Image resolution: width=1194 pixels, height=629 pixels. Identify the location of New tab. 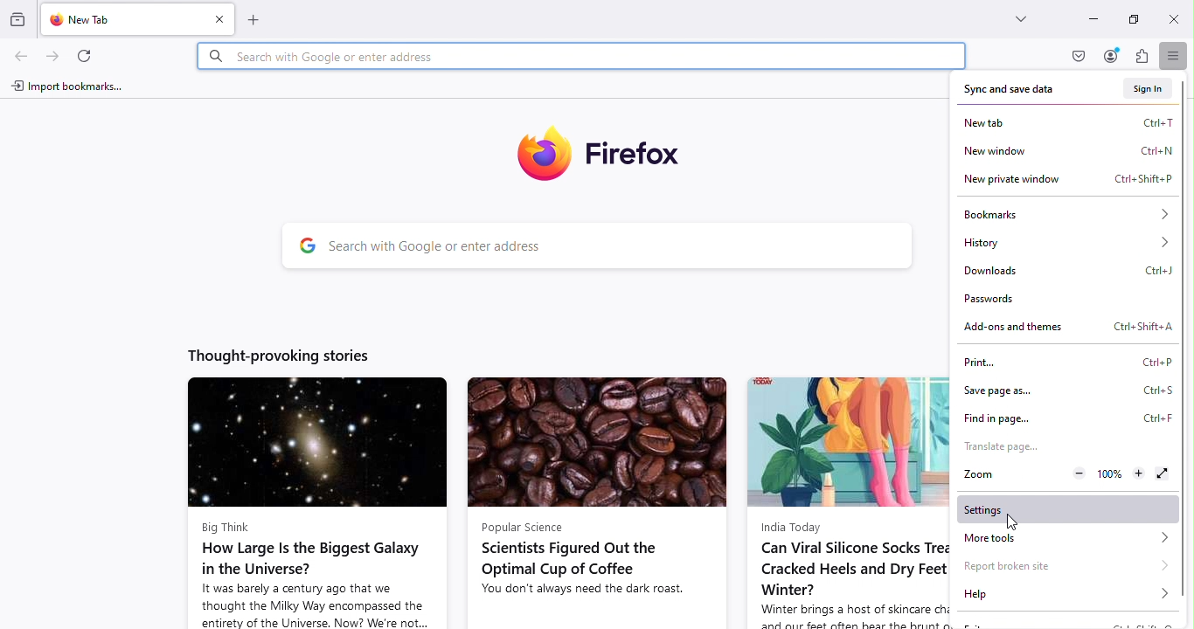
(1070, 122).